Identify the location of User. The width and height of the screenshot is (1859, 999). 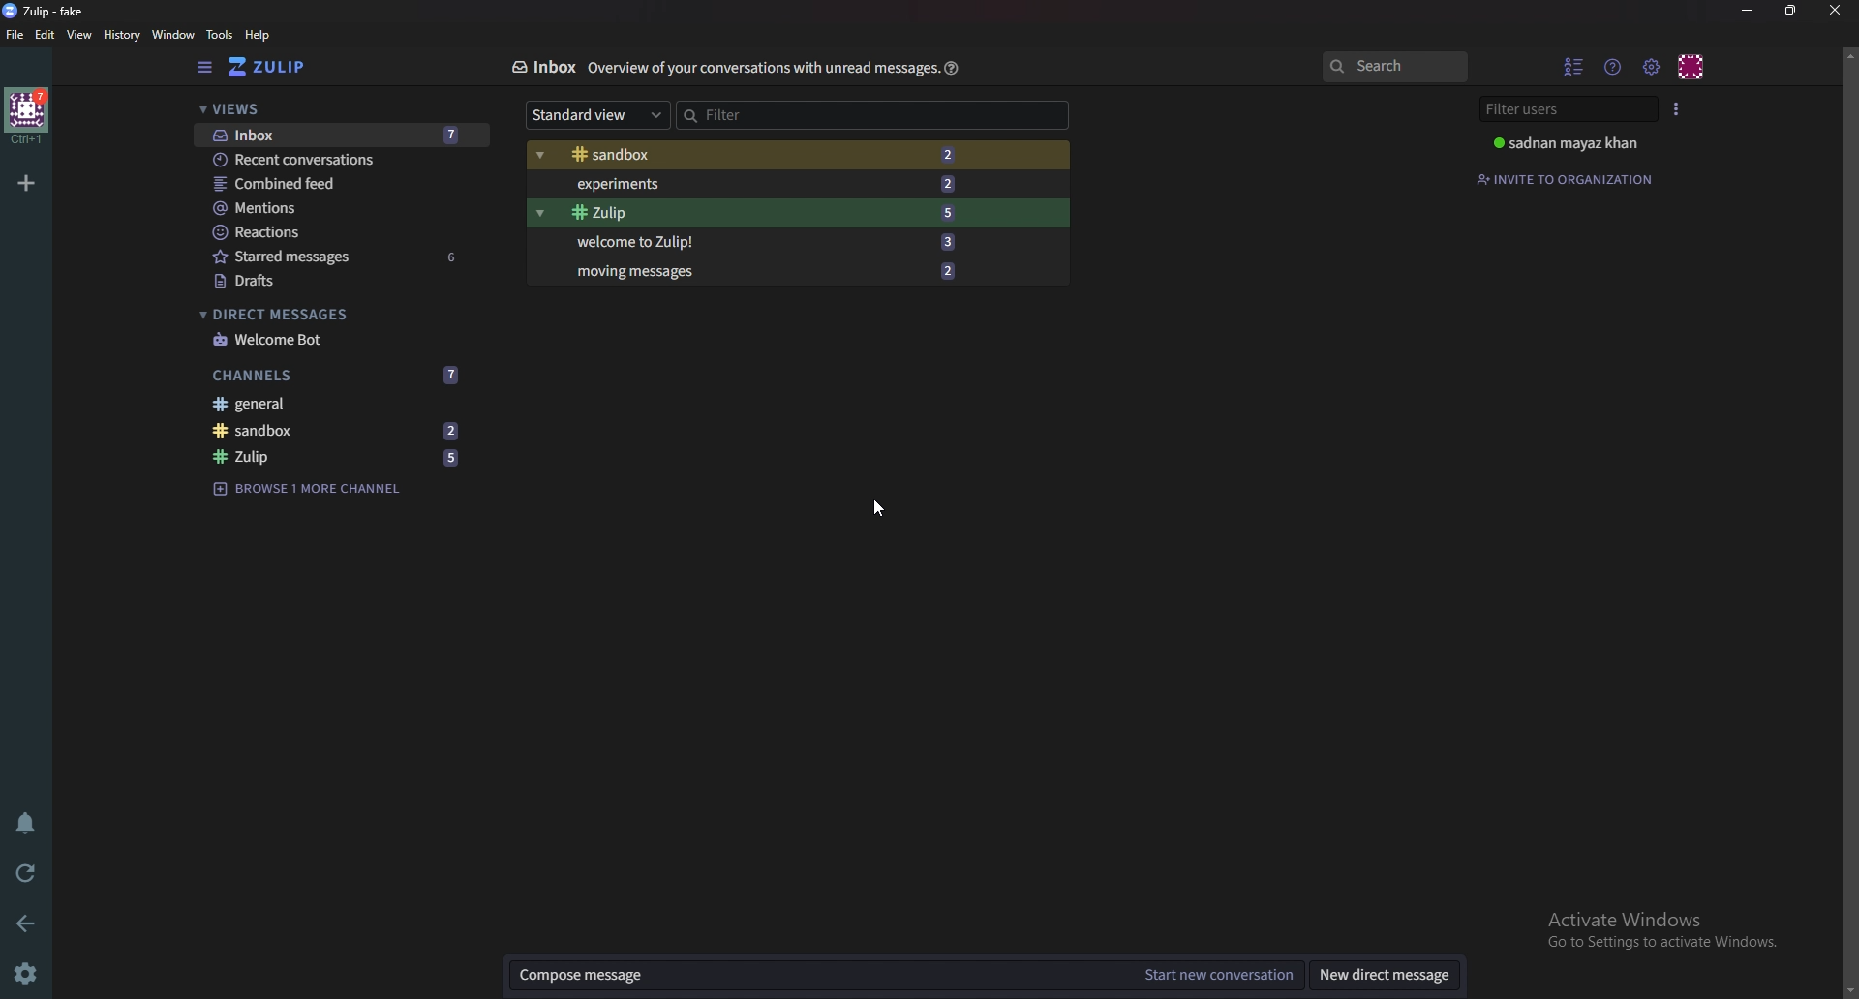
(1570, 143).